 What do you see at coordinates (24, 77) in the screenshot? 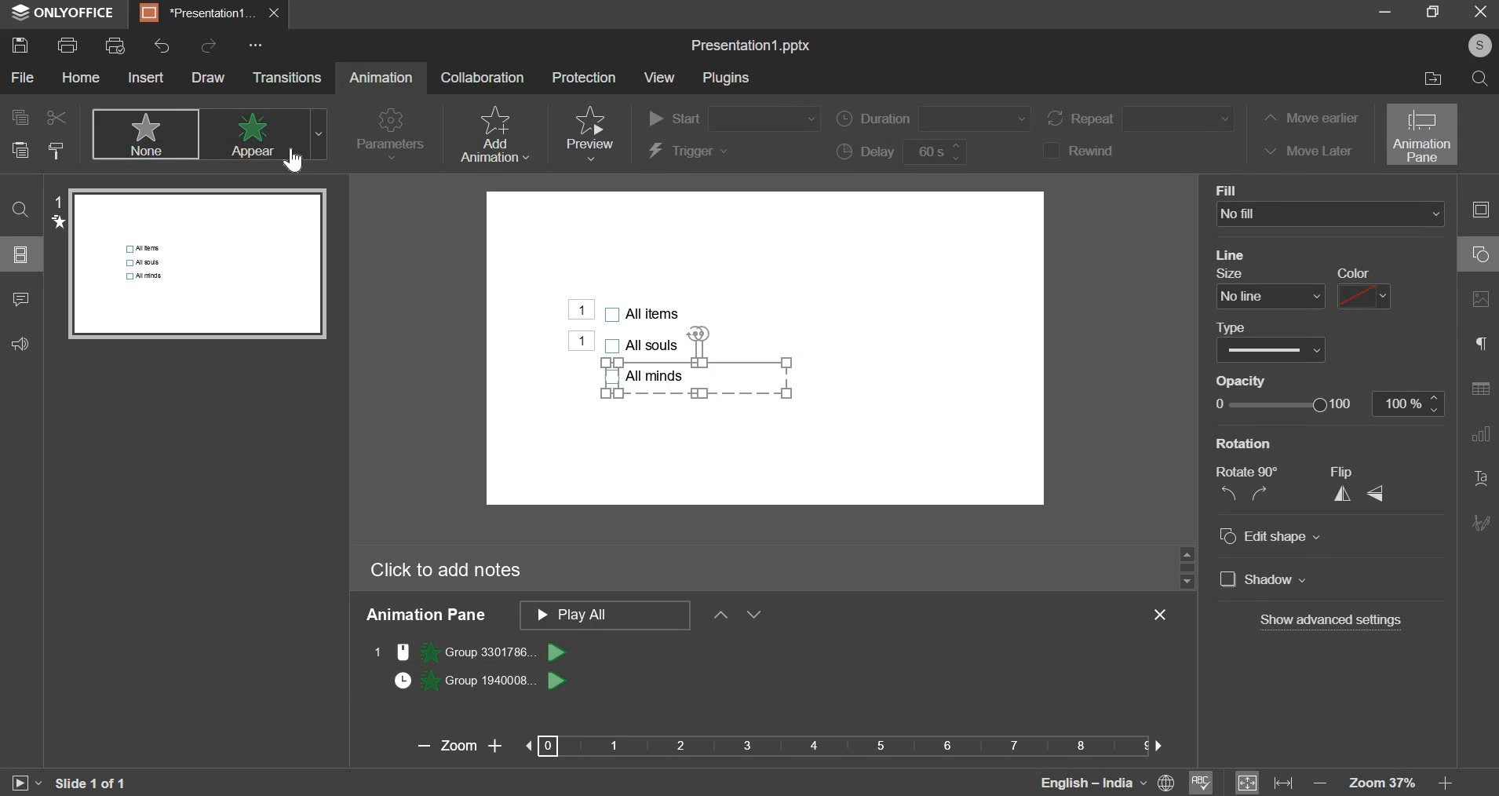
I see `file` at bounding box center [24, 77].